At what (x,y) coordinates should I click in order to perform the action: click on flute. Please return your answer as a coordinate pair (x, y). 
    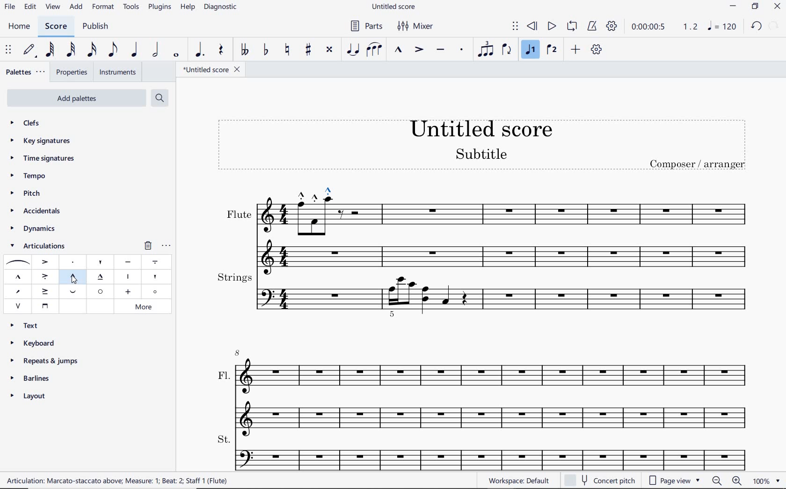
    Looking at the image, I should click on (482, 234).